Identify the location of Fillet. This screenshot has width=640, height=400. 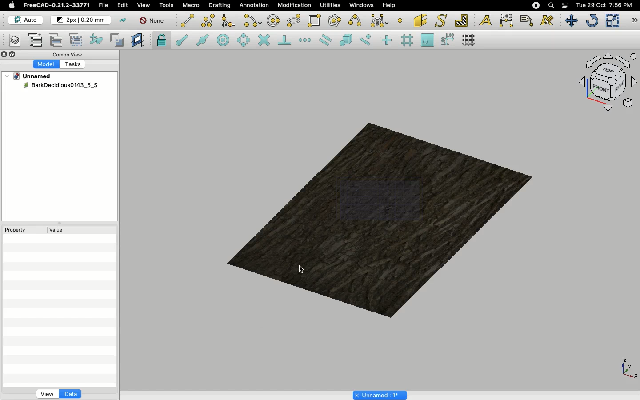
(228, 22).